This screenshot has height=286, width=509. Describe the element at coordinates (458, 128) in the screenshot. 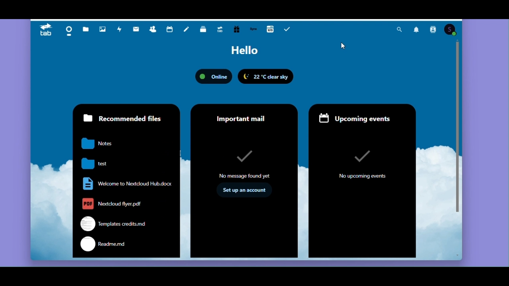

I see `Vertical scrollbar` at that location.